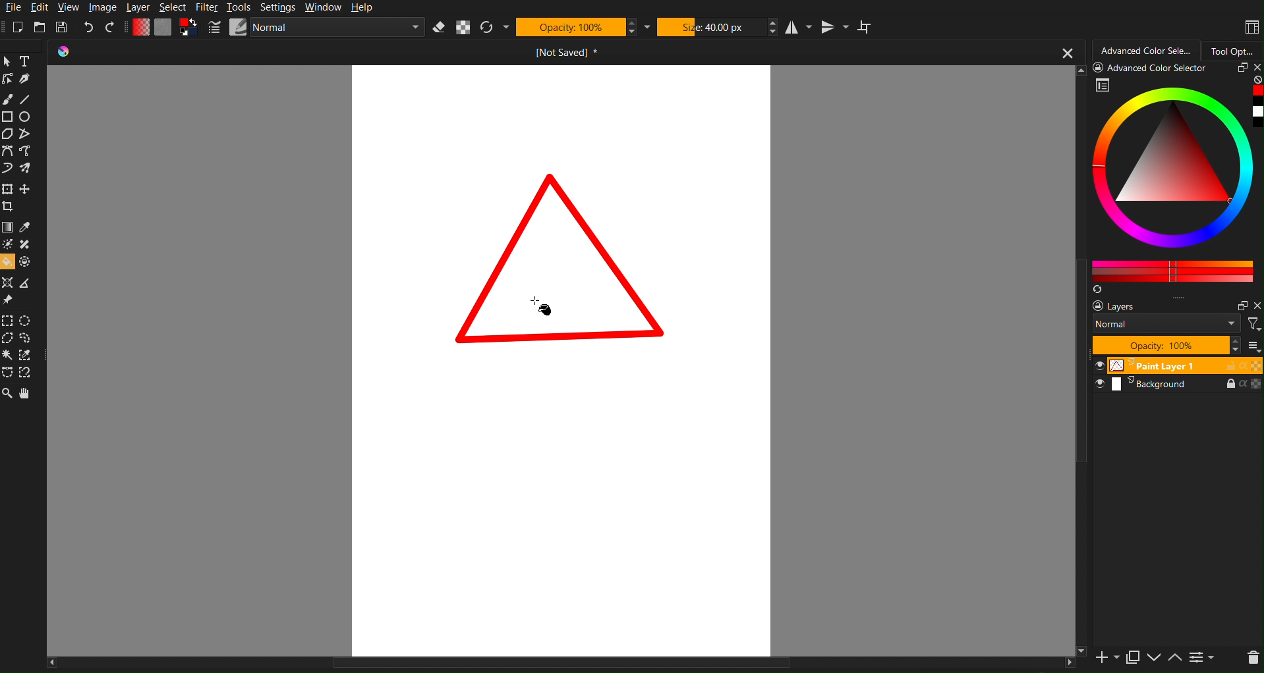 The width and height of the screenshot is (1264, 673). I want to click on elliptical Selection Tools, so click(26, 320).